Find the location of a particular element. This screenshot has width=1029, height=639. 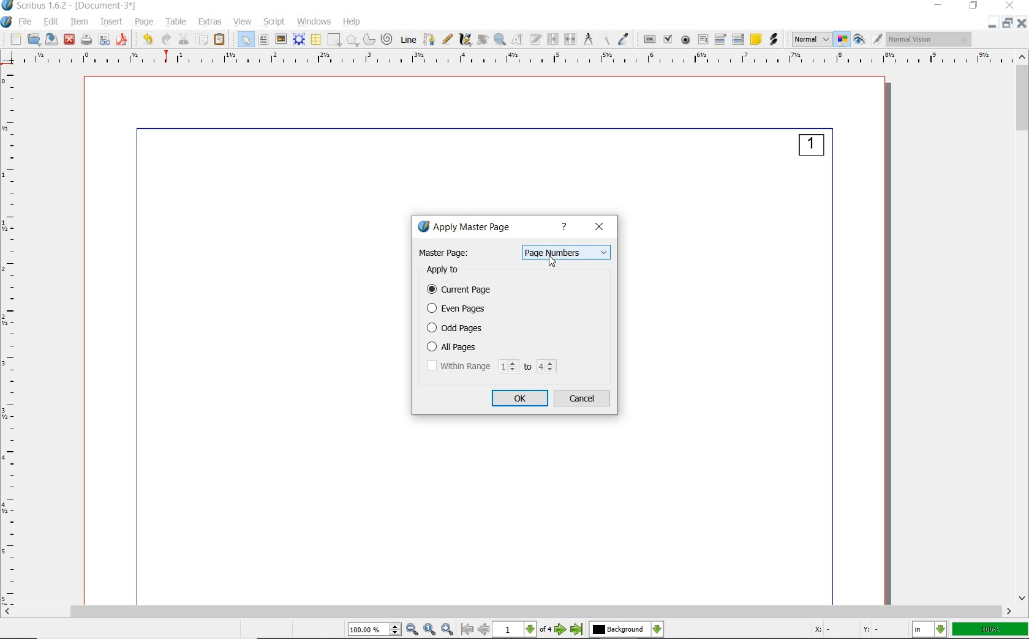

Master page is located at coordinates (445, 252).